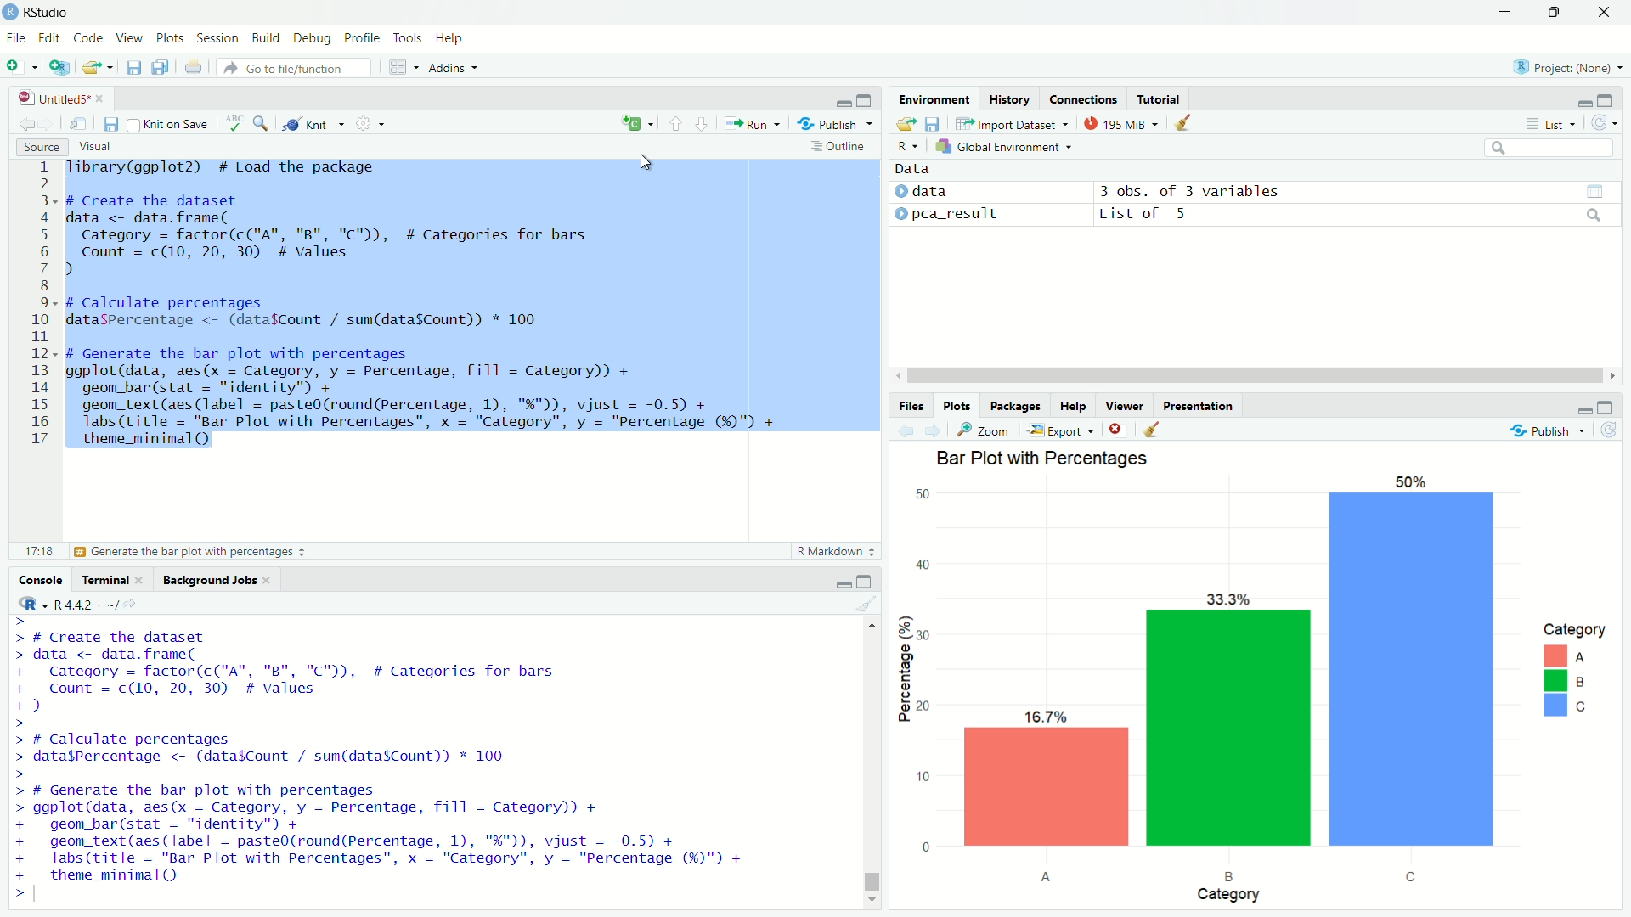  Describe the element at coordinates (451, 39) in the screenshot. I see `help` at that location.